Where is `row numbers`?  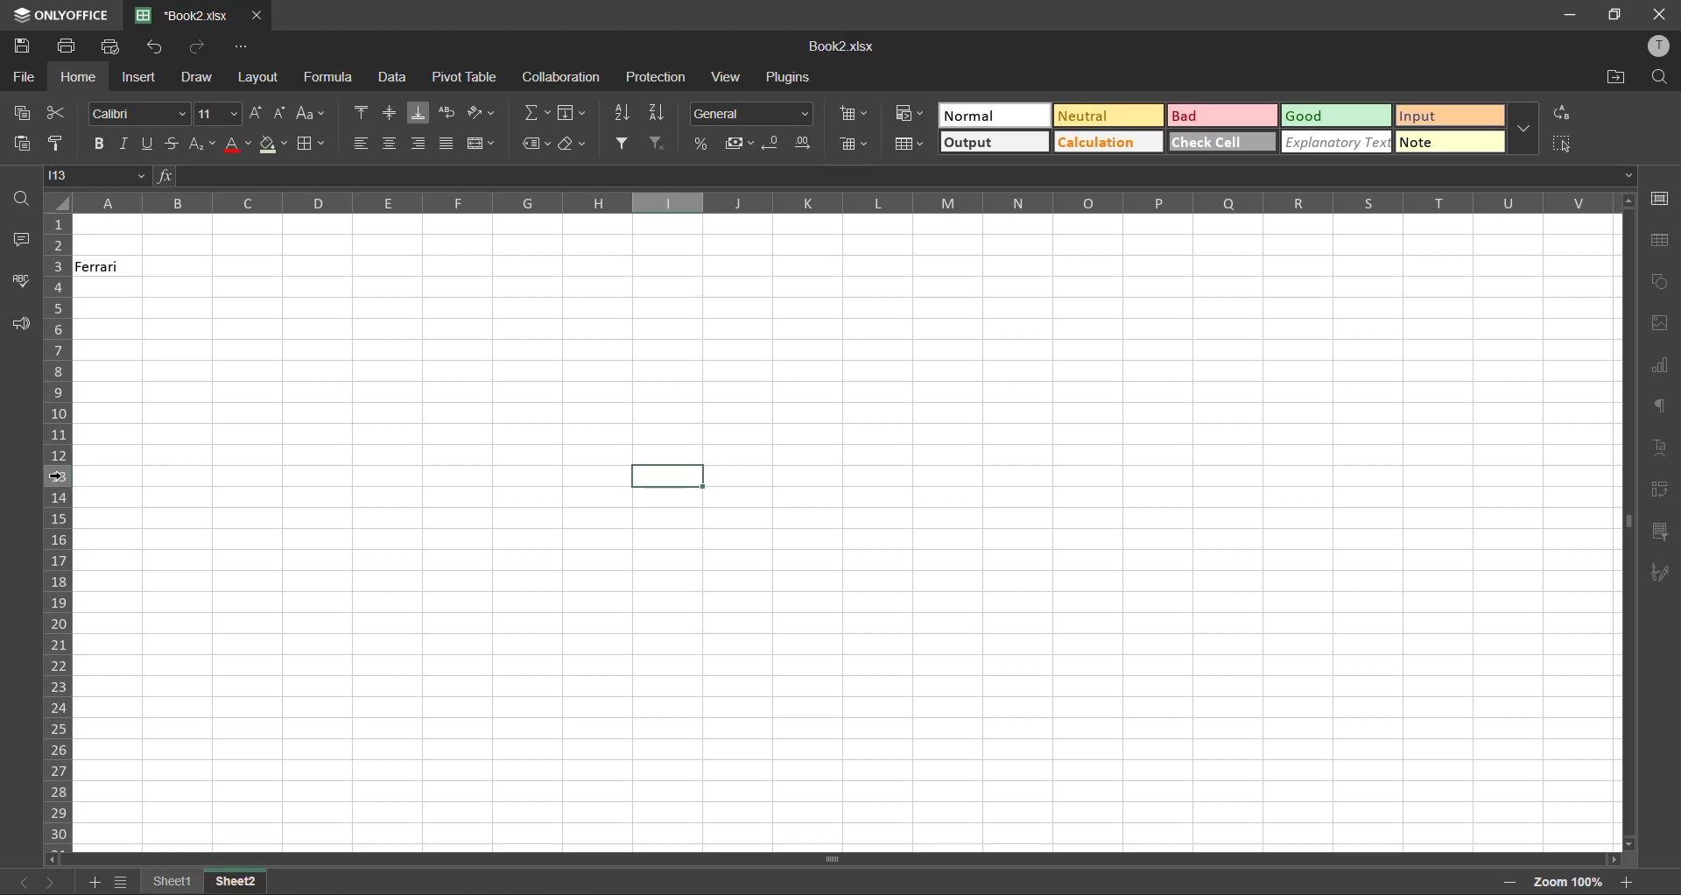
row numbers is located at coordinates (60, 527).